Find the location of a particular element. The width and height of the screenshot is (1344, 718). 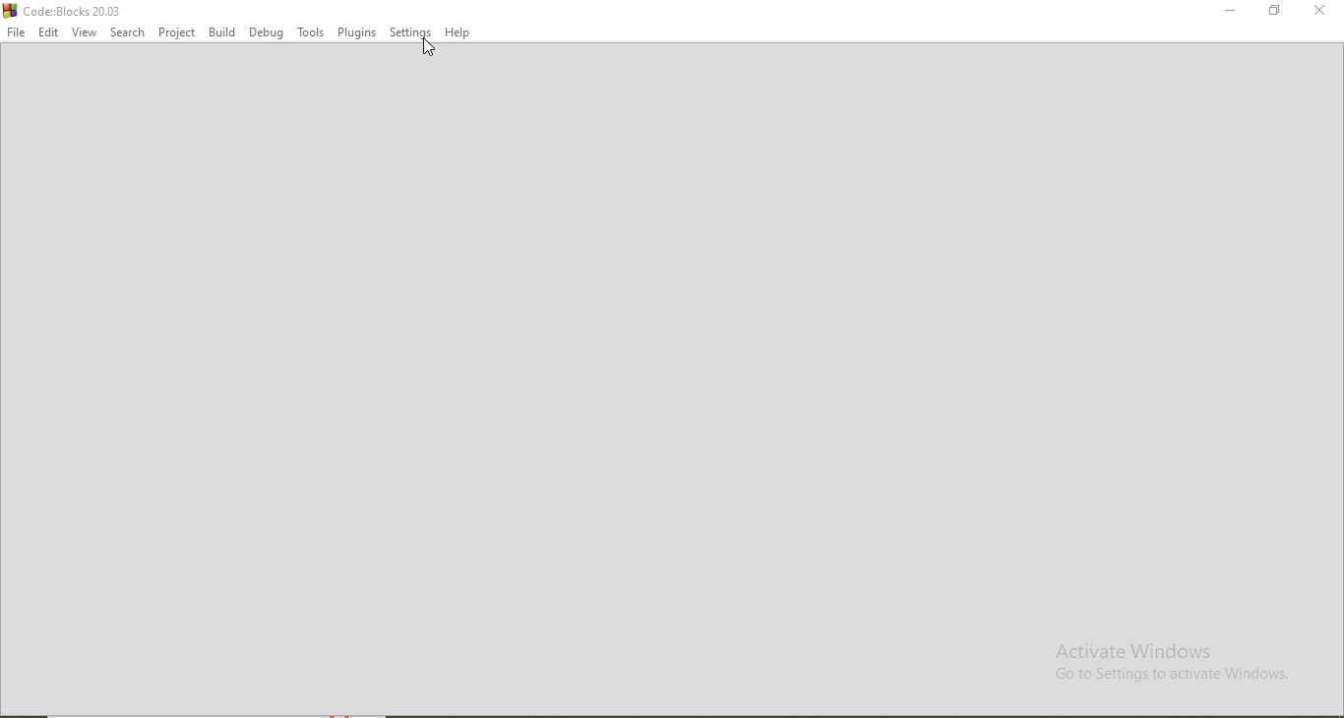

Project  is located at coordinates (177, 30).